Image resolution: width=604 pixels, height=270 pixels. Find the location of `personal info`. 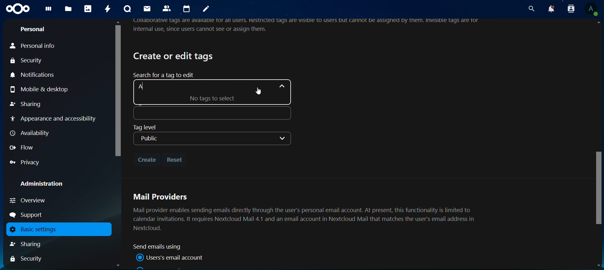

personal info is located at coordinates (41, 46).